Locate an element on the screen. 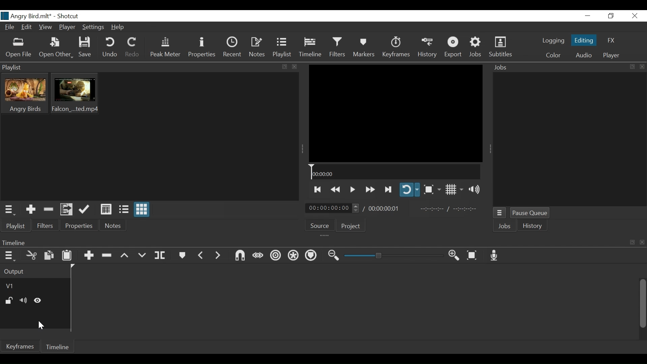 The image size is (647, 364). Hide is located at coordinates (40, 326).